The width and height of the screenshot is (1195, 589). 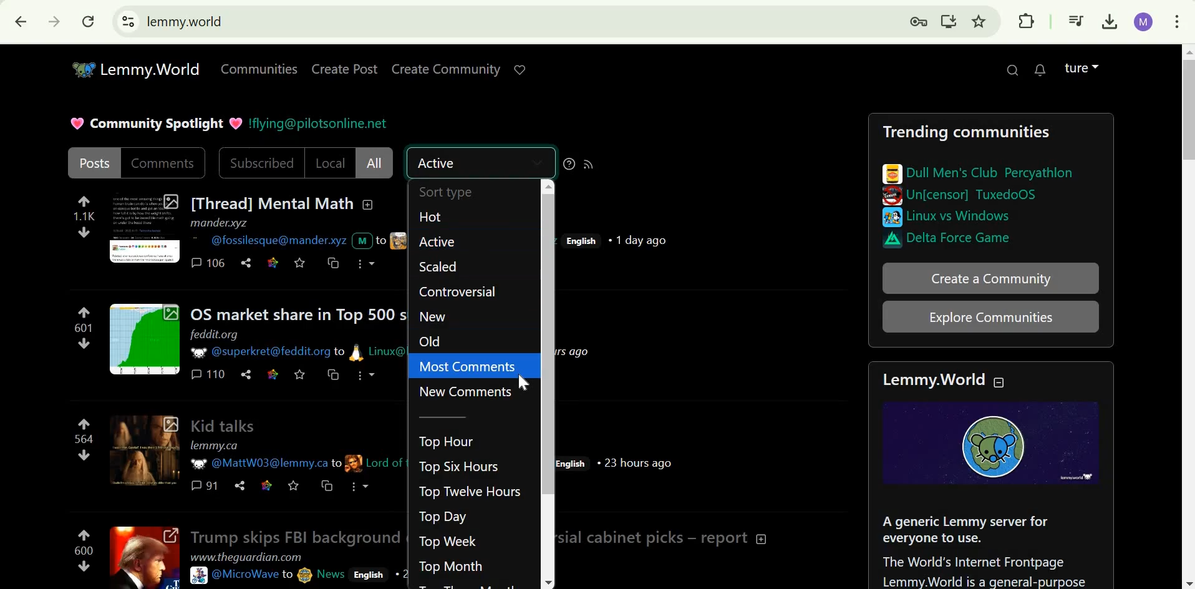 I want to click on Dull men's club percythlon, so click(x=991, y=171).